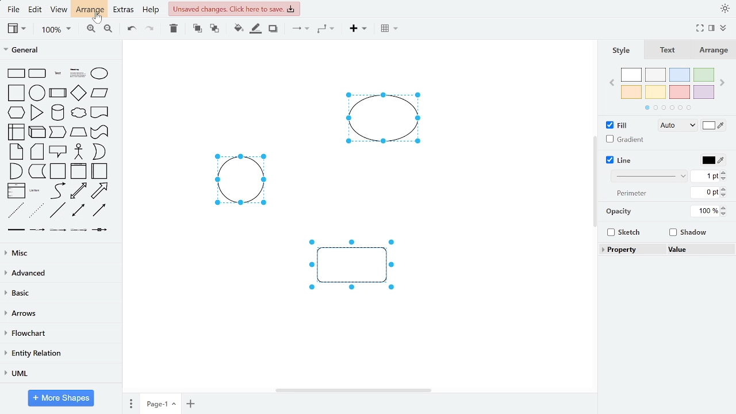 This screenshot has height=414, width=736. What do you see at coordinates (655, 74) in the screenshot?
I see `ash` at bounding box center [655, 74].